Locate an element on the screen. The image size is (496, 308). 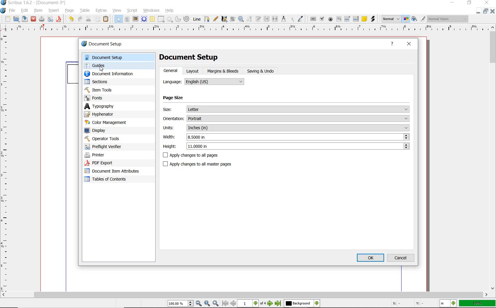
open is located at coordinates (16, 19).